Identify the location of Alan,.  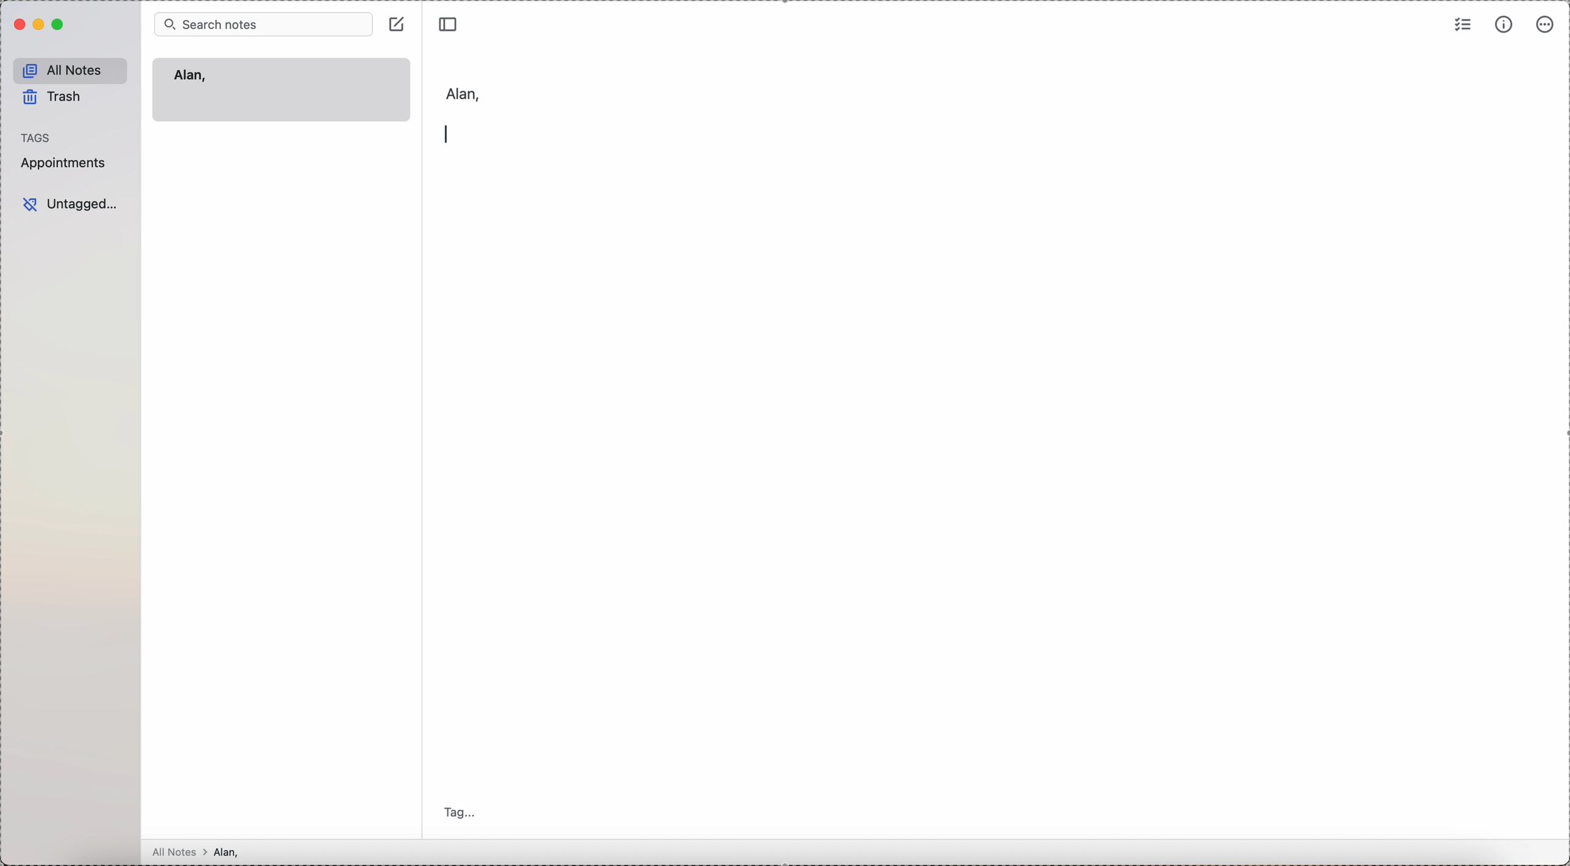
(464, 90).